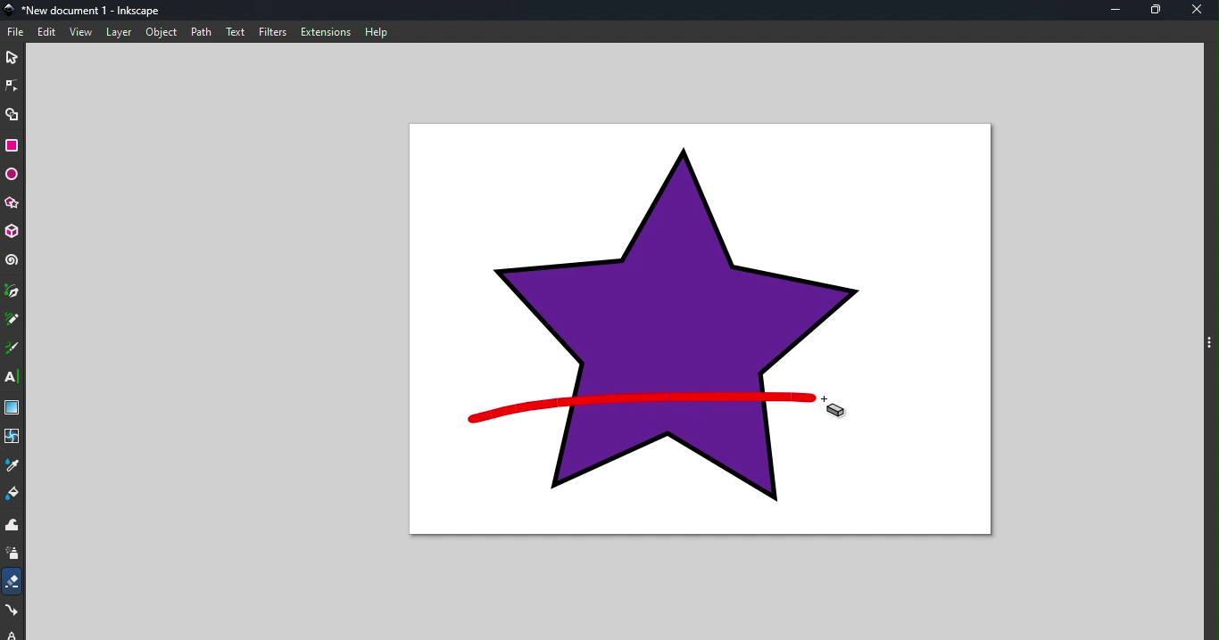  What do you see at coordinates (12, 407) in the screenshot?
I see `gradient tool` at bounding box center [12, 407].